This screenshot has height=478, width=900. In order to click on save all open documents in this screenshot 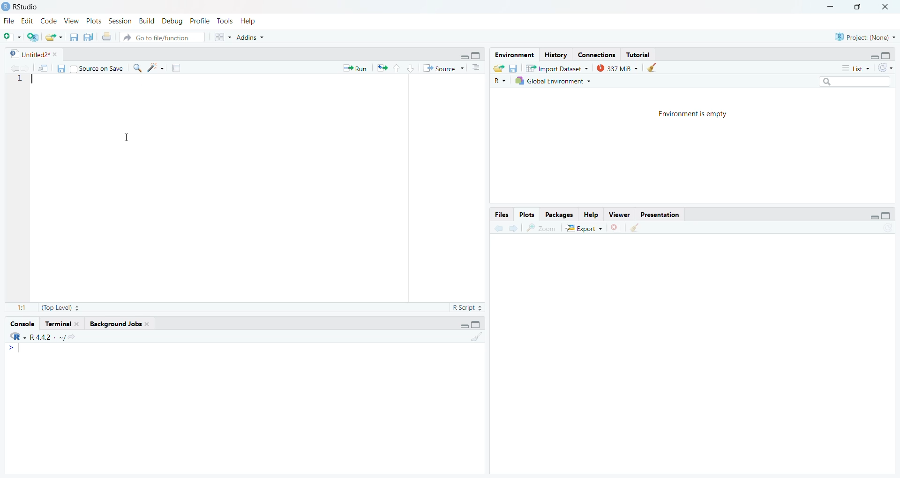, I will do `click(89, 37)`.